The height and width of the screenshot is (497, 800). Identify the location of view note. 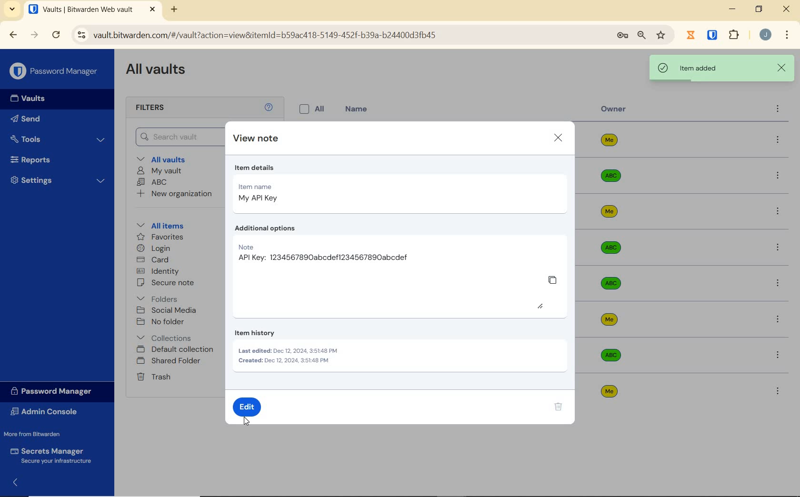
(256, 137).